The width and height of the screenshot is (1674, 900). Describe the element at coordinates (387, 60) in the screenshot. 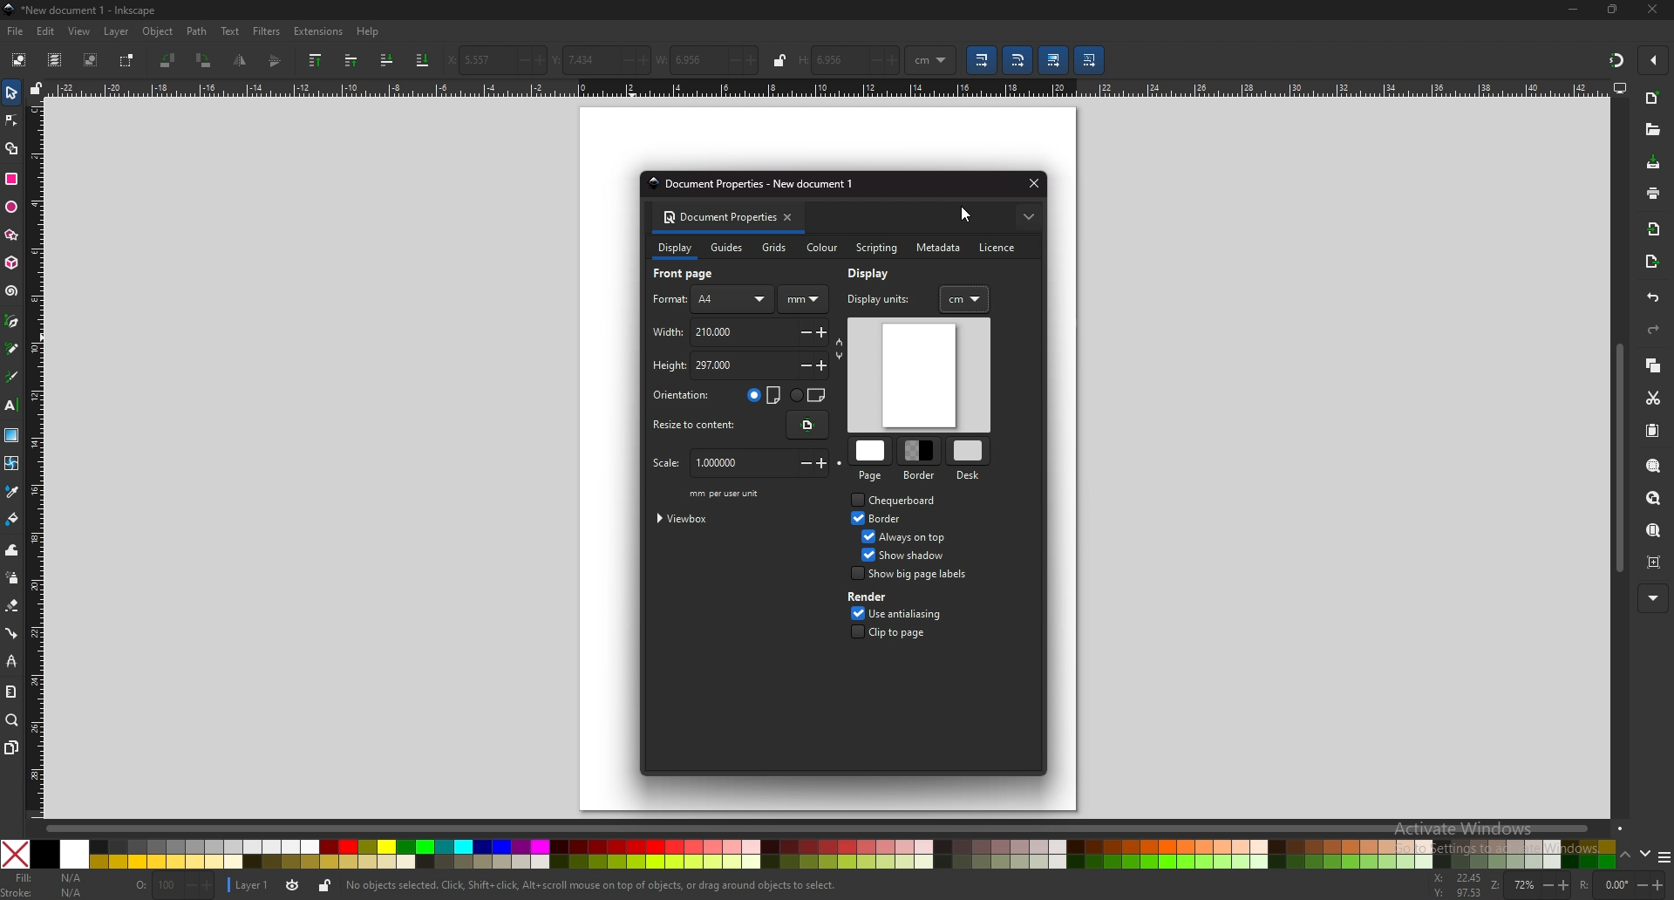

I see `lower selection to one step` at that location.